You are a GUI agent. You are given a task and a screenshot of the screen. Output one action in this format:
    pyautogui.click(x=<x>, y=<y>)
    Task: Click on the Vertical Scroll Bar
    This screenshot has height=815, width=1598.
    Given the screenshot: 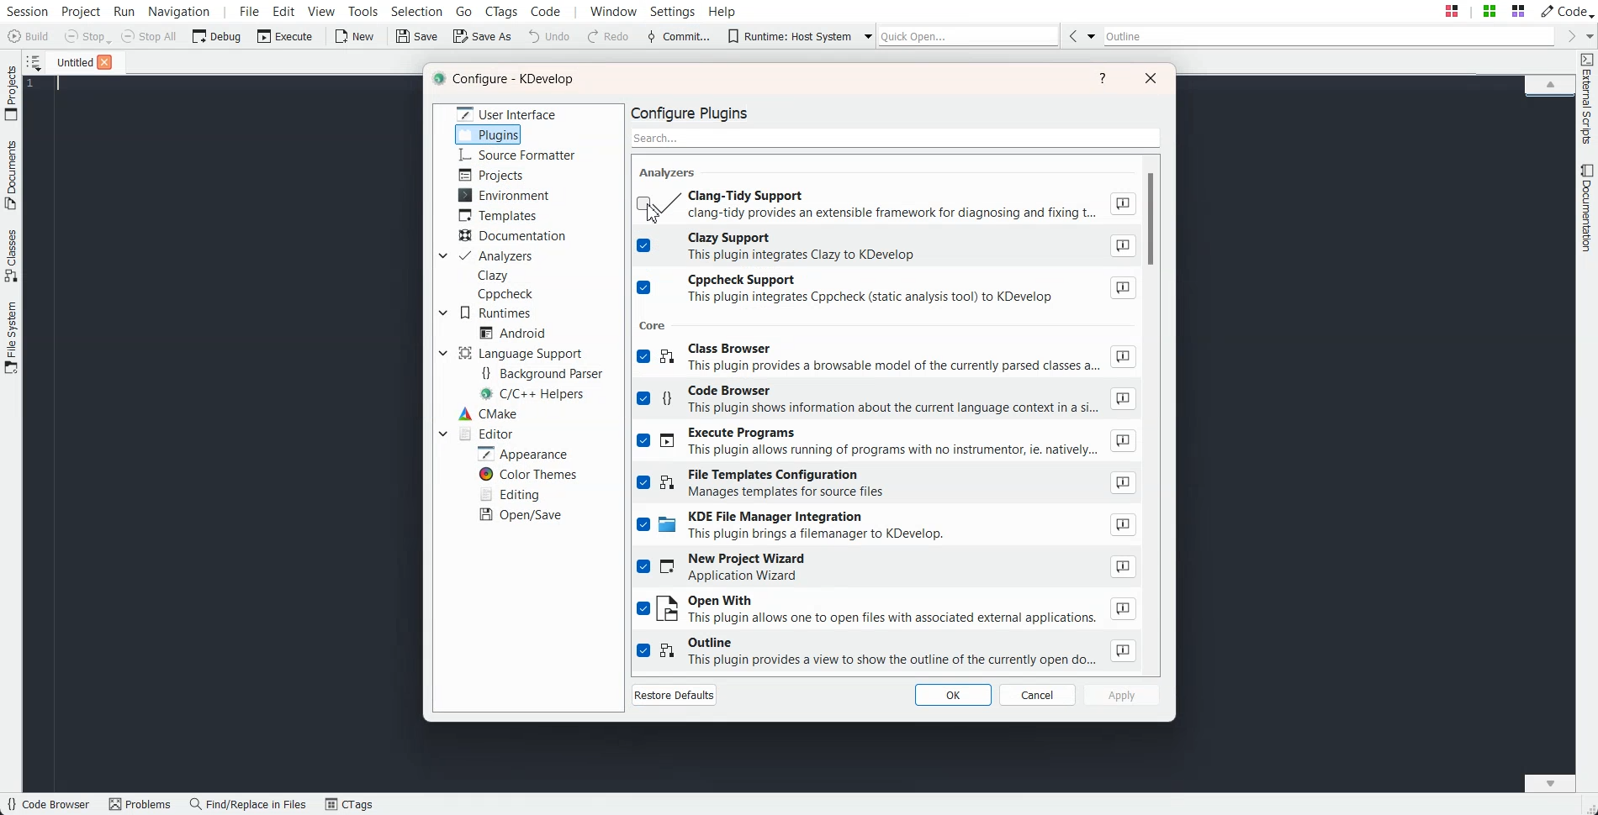 What is the action you would take?
    pyautogui.click(x=1157, y=411)
    